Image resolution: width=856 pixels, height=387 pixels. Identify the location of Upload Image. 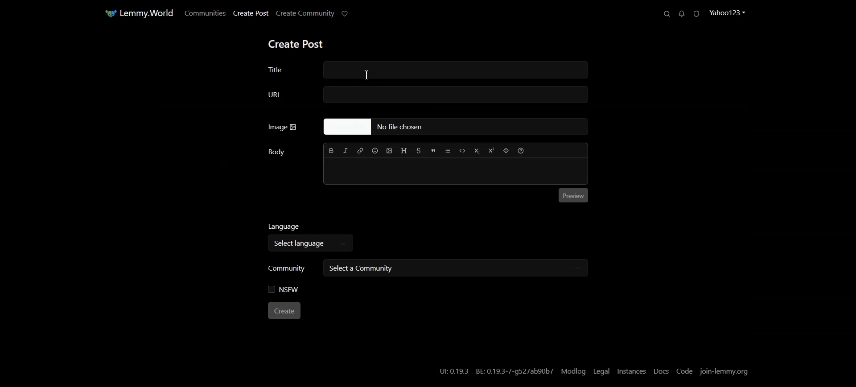
(390, 151).